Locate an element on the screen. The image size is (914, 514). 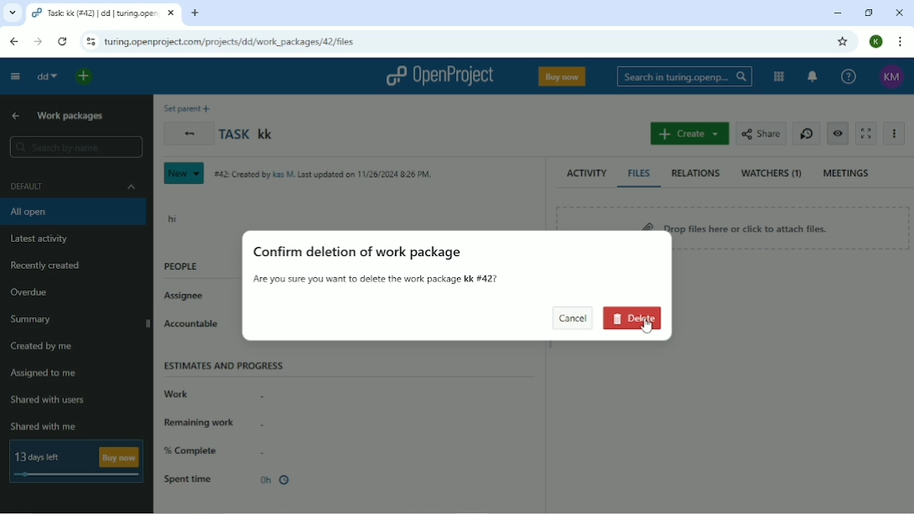
Collapse project menu is located at coordinates (15, 78).